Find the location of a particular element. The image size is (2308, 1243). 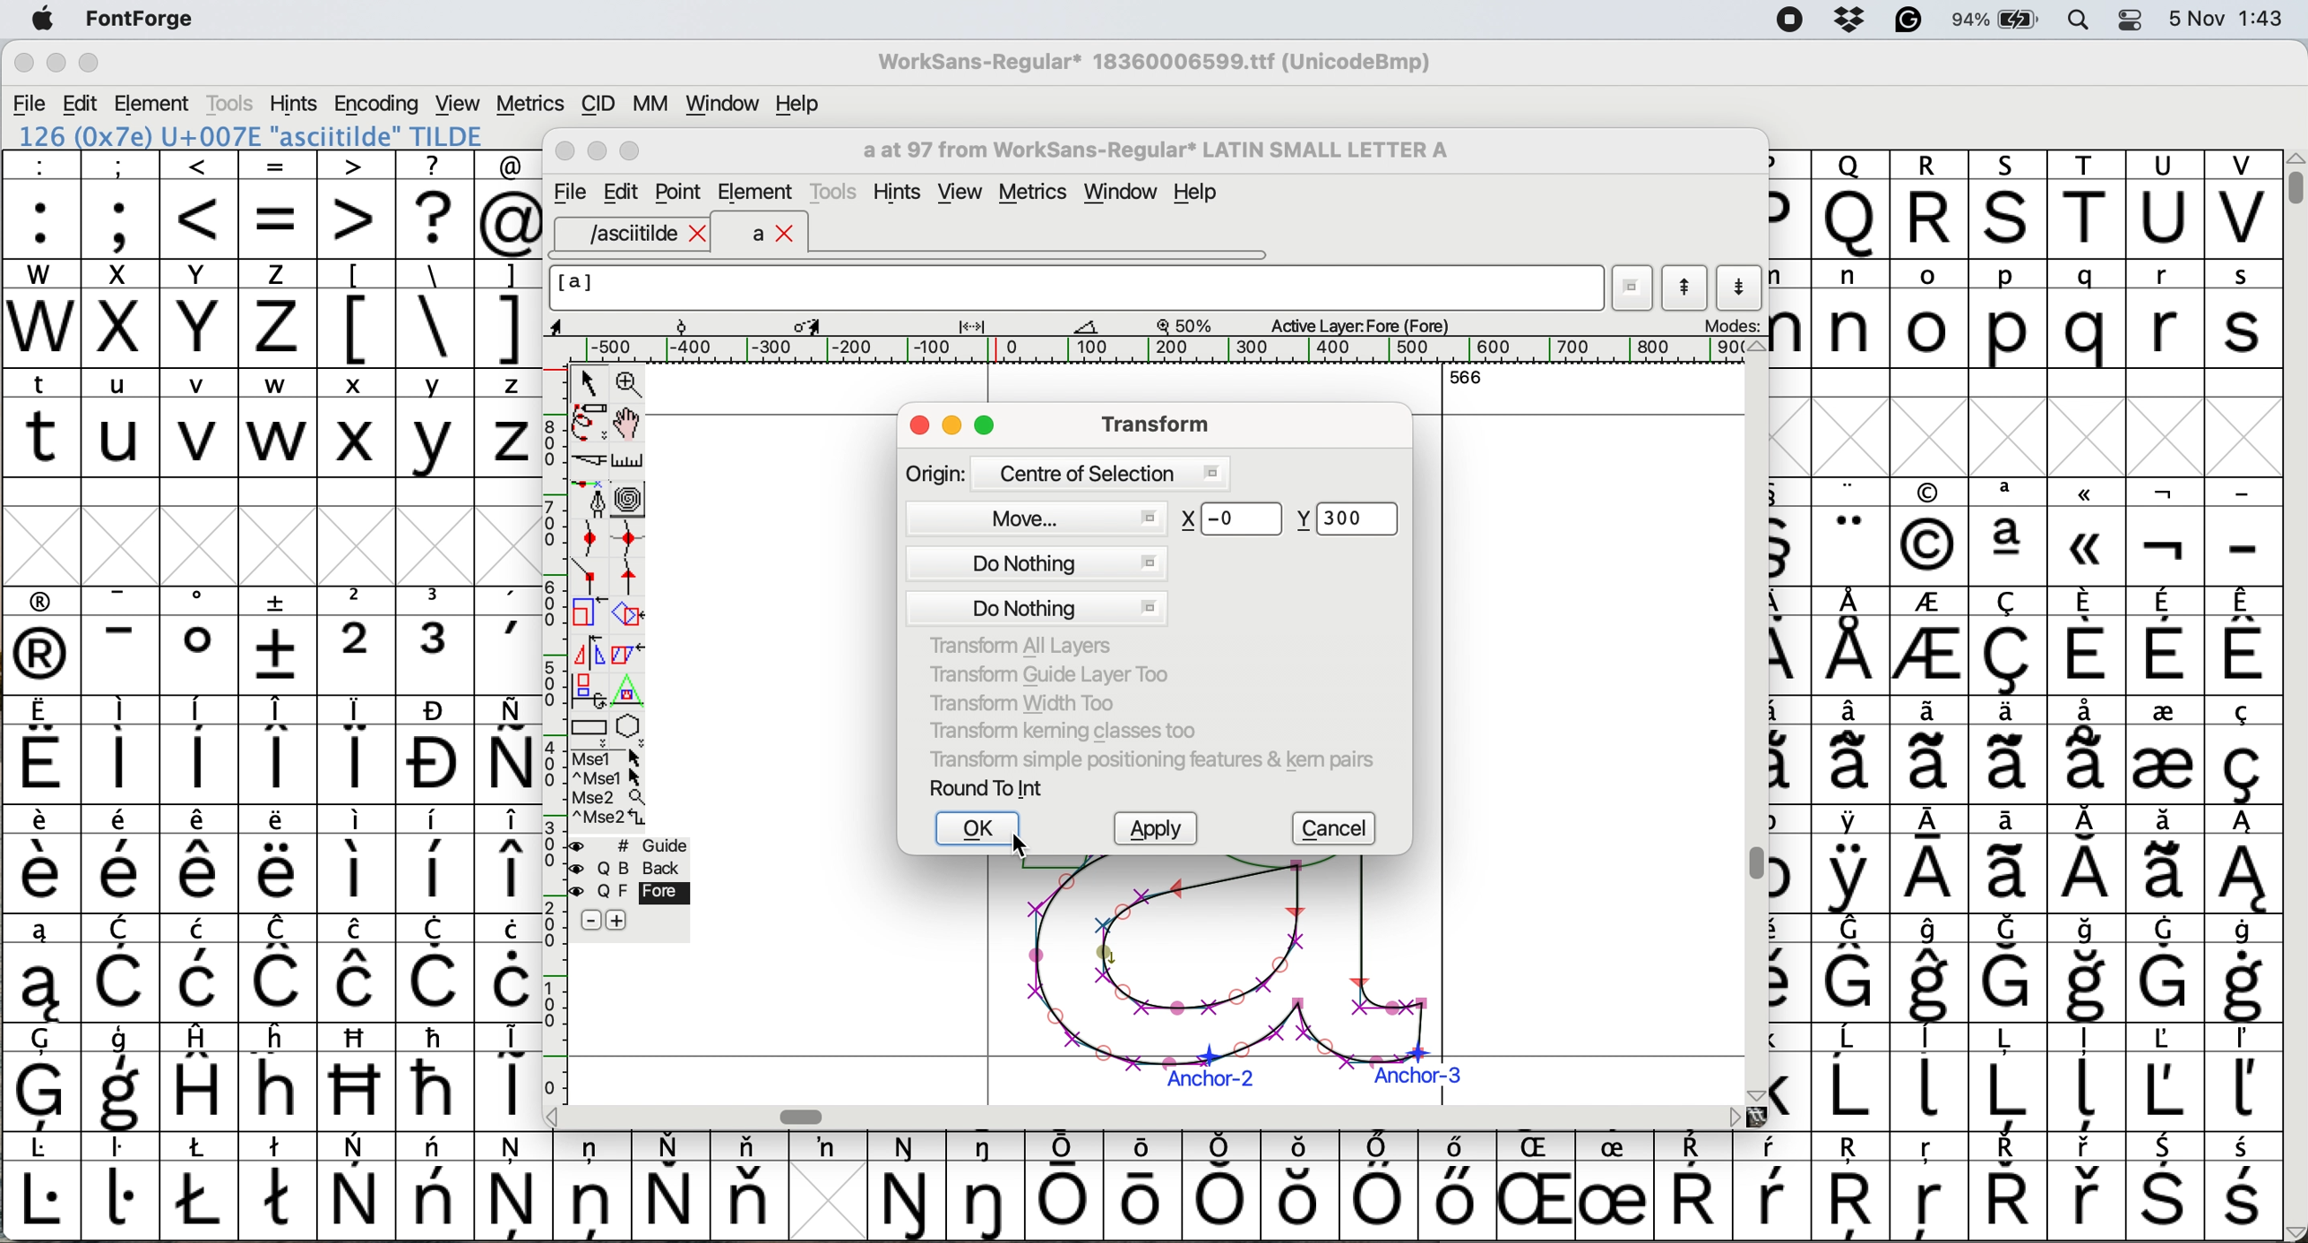

symbol is located at coordinates (2163, 1076).